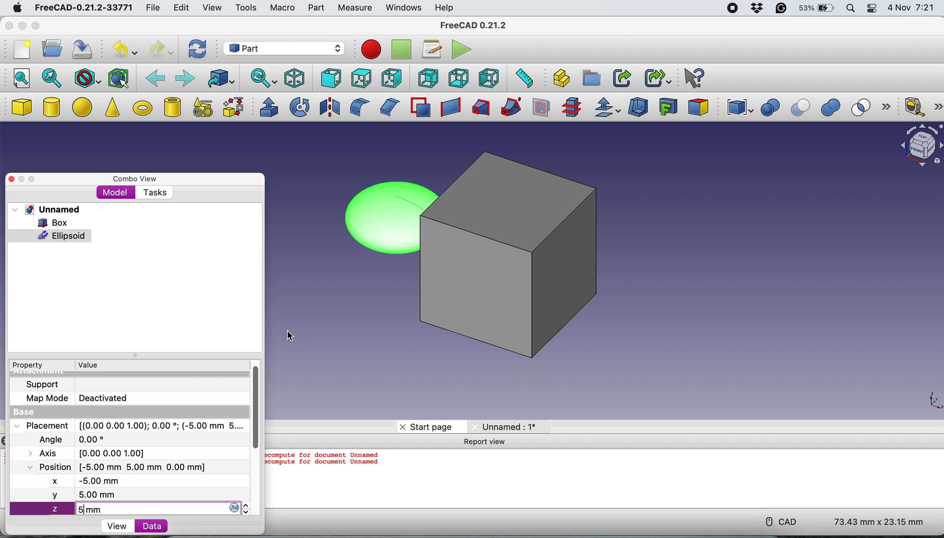  I want to click on backward, so click(155, 77).